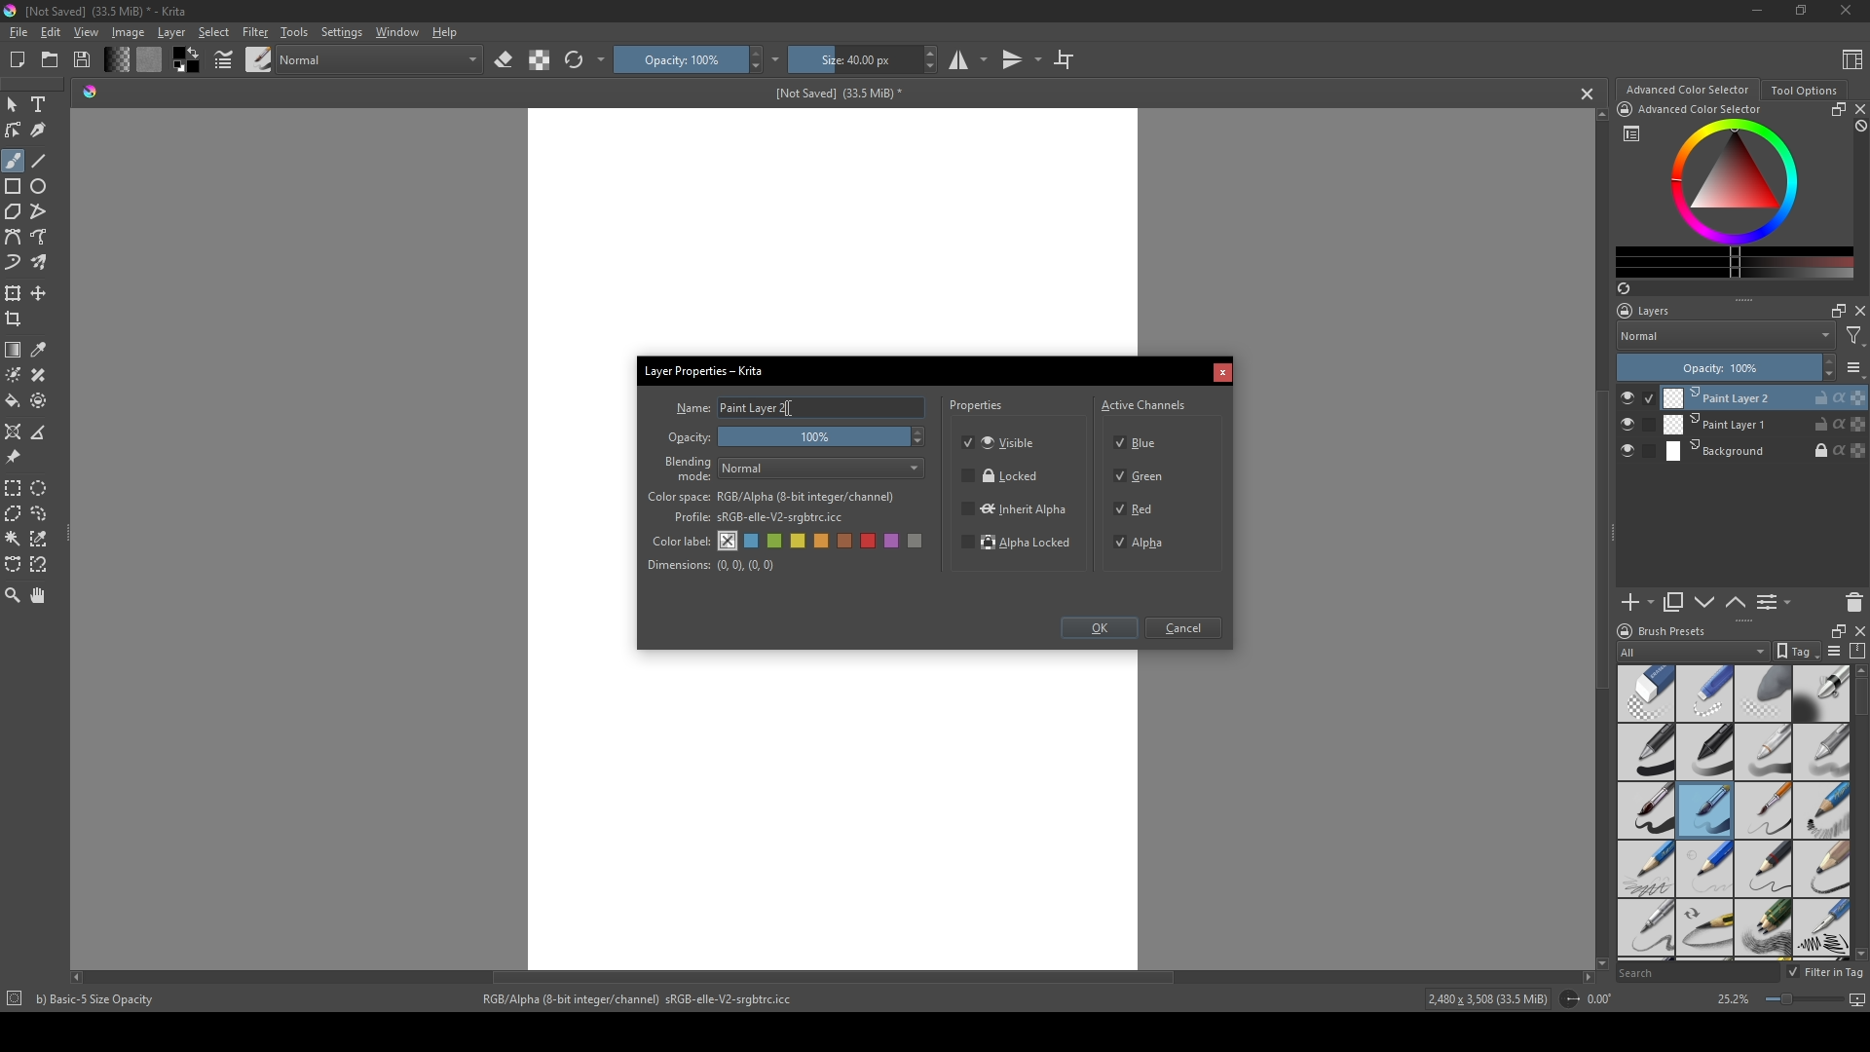 The image size is (1870, 1052). I want to click on pencil, so click(1644, 869).